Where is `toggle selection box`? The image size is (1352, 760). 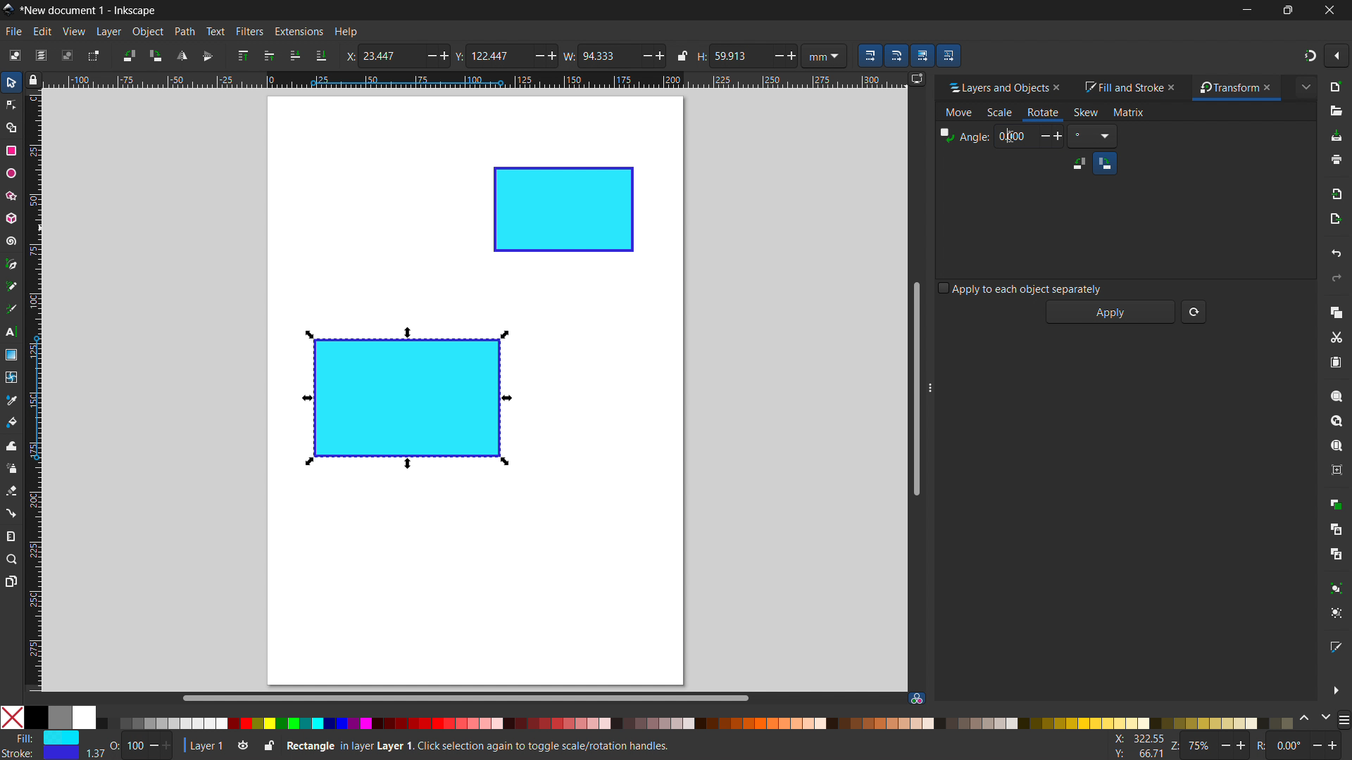 toggle selection box is located at coordinates (92, 57).